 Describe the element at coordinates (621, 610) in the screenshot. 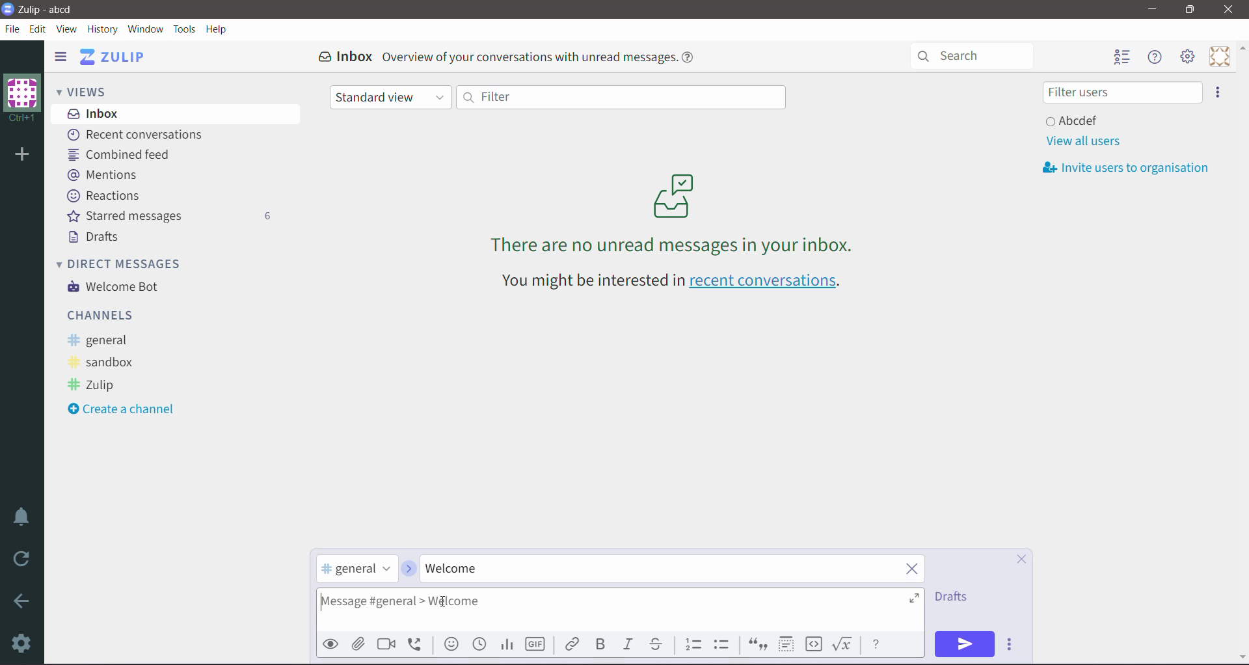

I see `Type the required message in the general channel under the specified topic` at that location.